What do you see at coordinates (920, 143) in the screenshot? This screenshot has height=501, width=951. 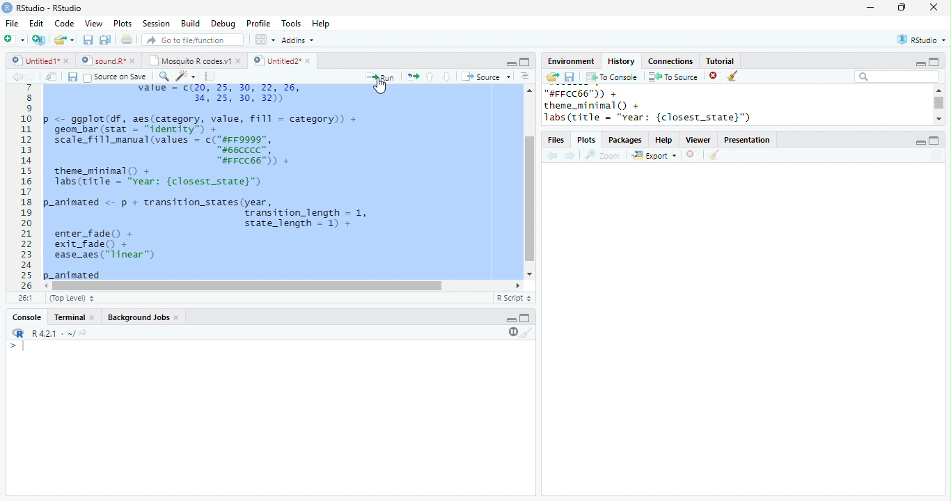 I see `minimize` at bounding box center [920, 143].